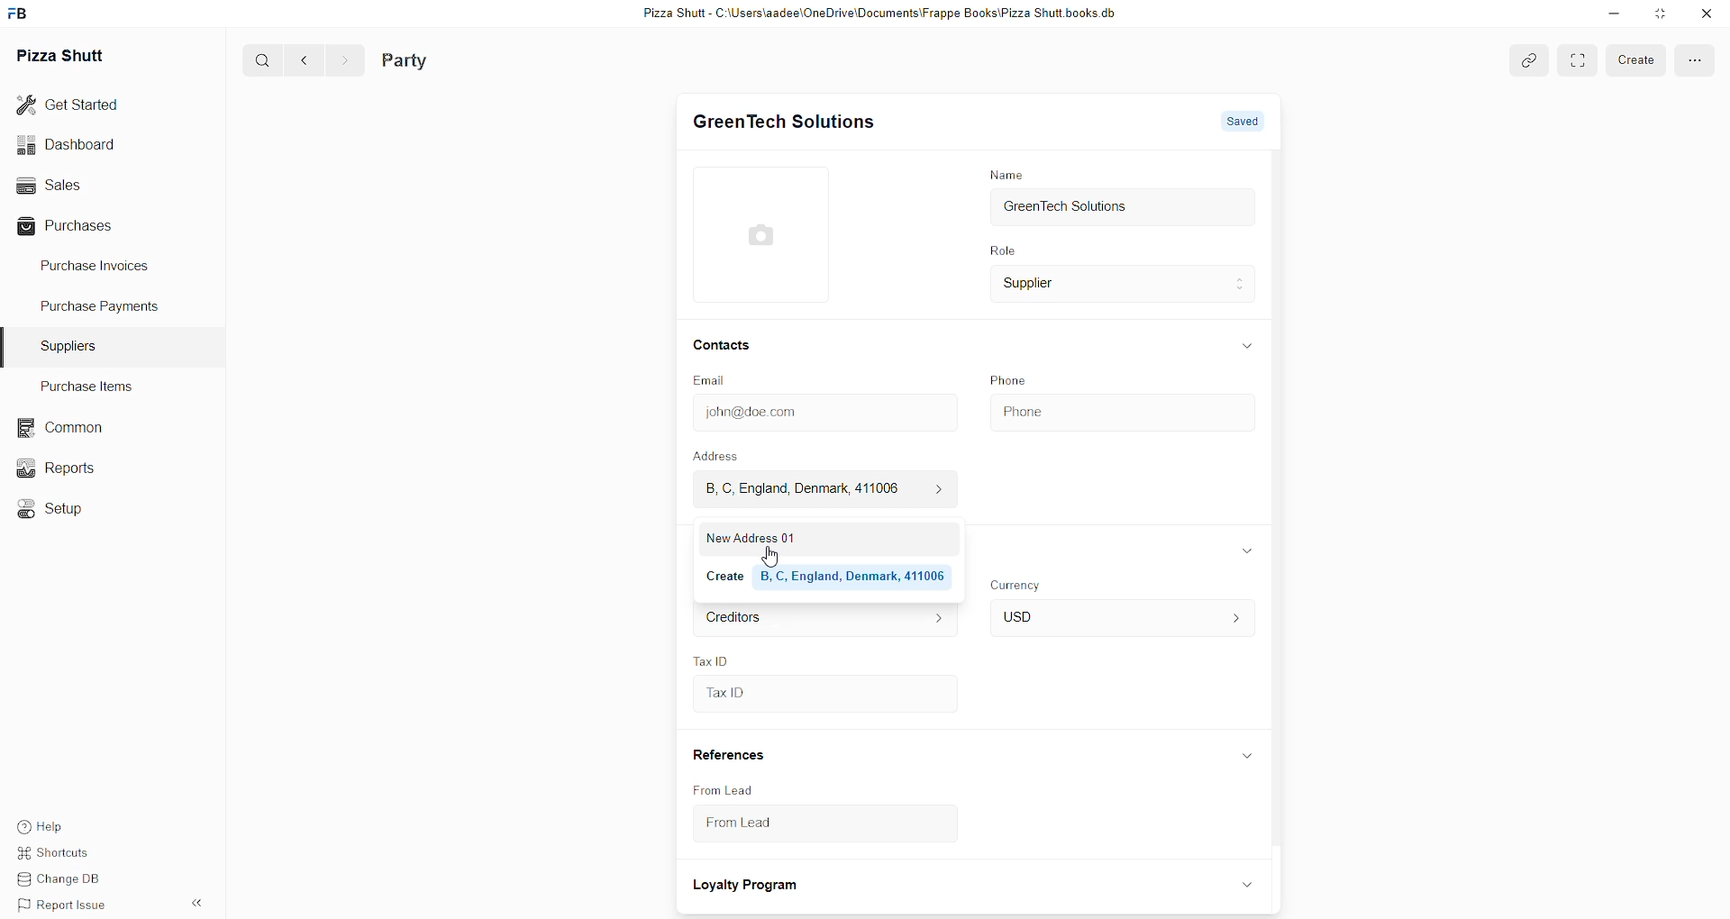  I want to click on GreenTech Solutions, so click(1123, 209).